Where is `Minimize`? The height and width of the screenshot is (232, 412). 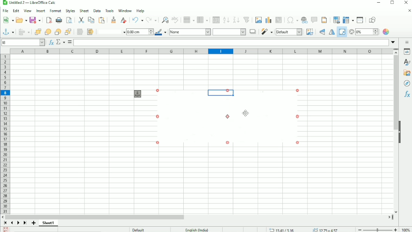
Minimize is located at coordinates (378, 2).